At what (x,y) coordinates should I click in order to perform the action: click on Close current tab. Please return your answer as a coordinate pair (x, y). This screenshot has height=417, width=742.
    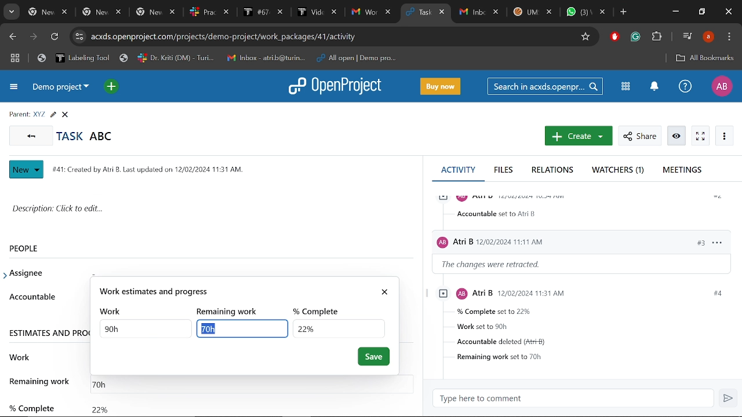
    Looking at the image, I should click on (443, 13).